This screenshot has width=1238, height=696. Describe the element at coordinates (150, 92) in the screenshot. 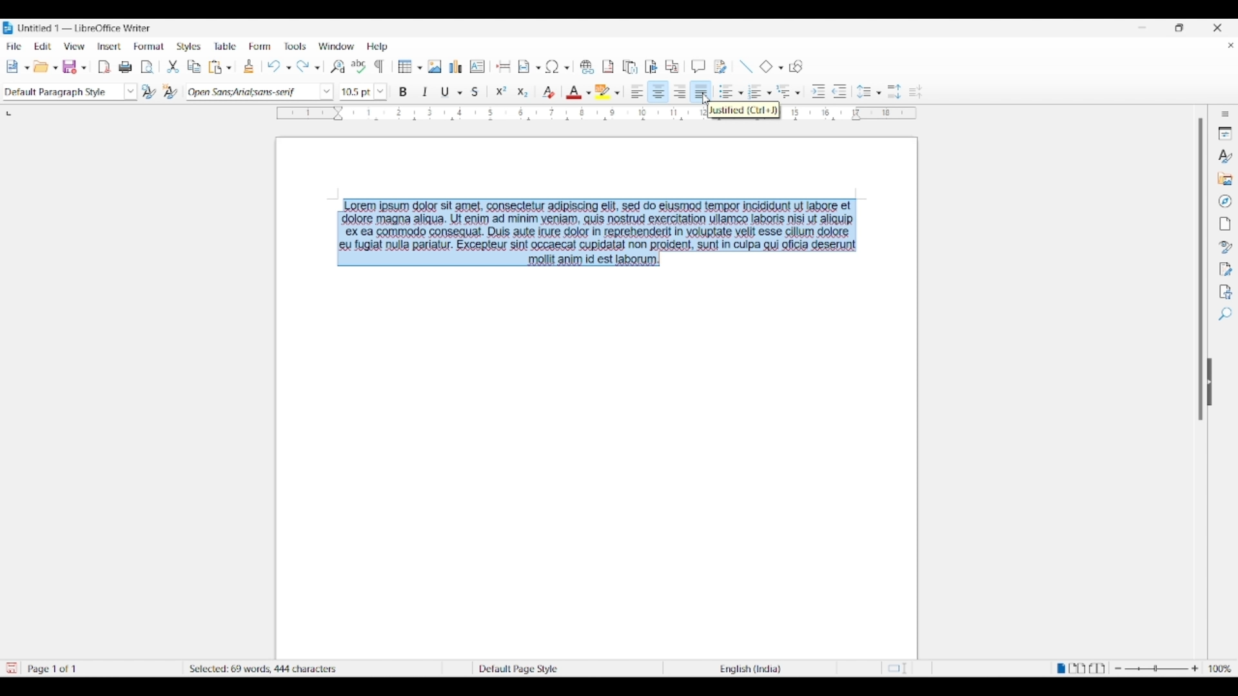

I see `Update selected style` at that location.